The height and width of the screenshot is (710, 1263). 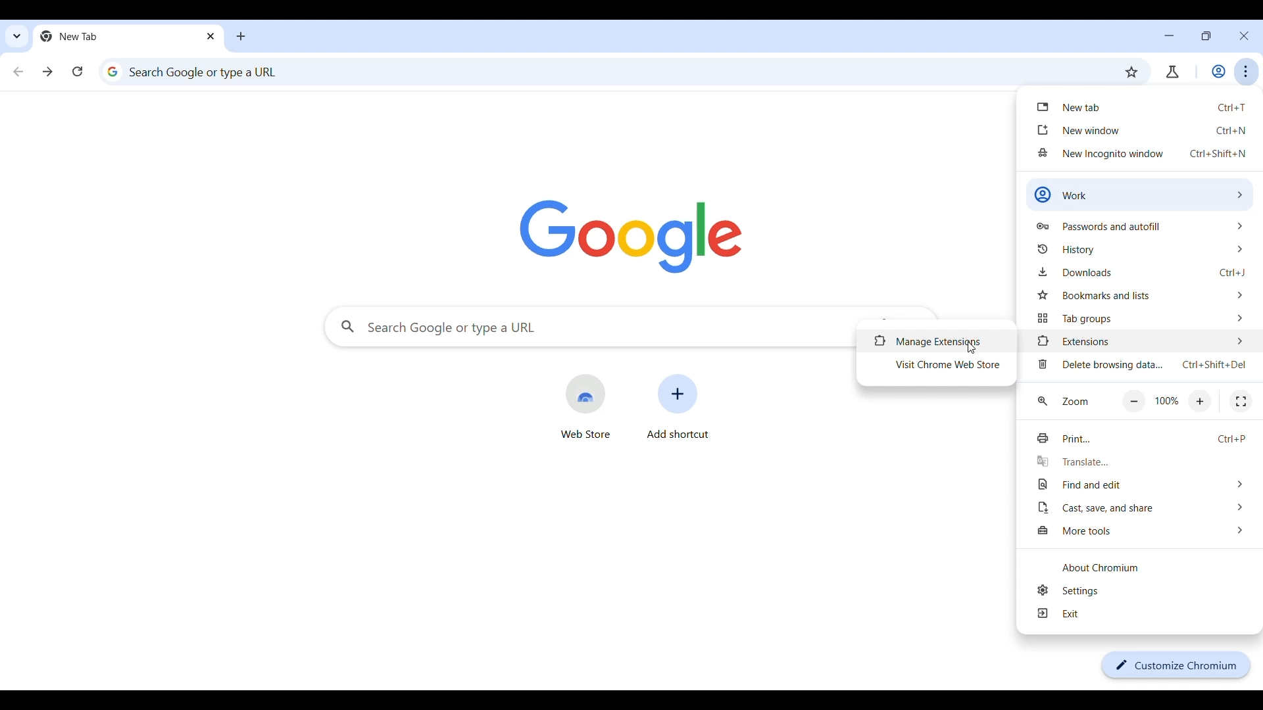 I want to click on Work, so click(x=1218, y=71).